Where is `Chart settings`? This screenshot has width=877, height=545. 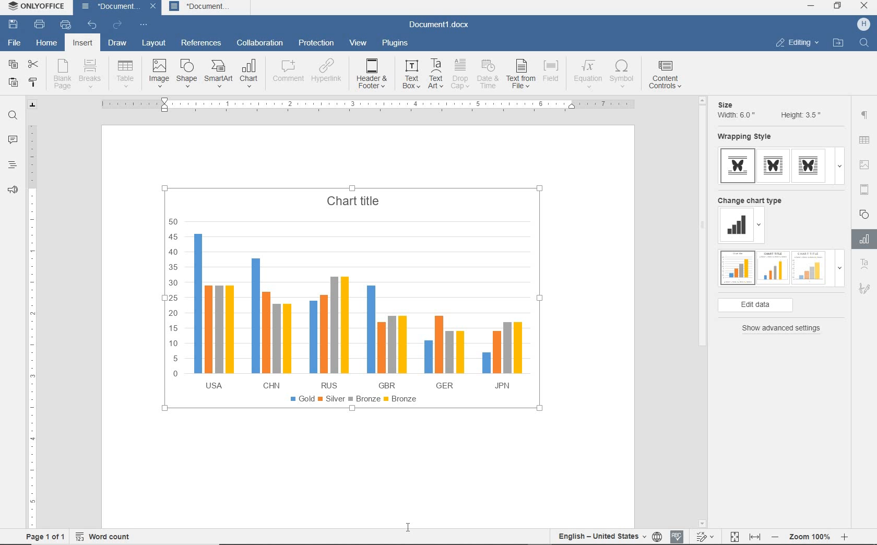 Chart settings is located at coordinates (862, 239).